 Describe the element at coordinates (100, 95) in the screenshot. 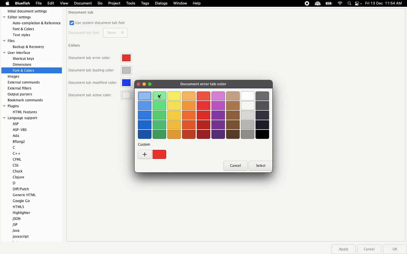

I see `Document tab active color` at that location.